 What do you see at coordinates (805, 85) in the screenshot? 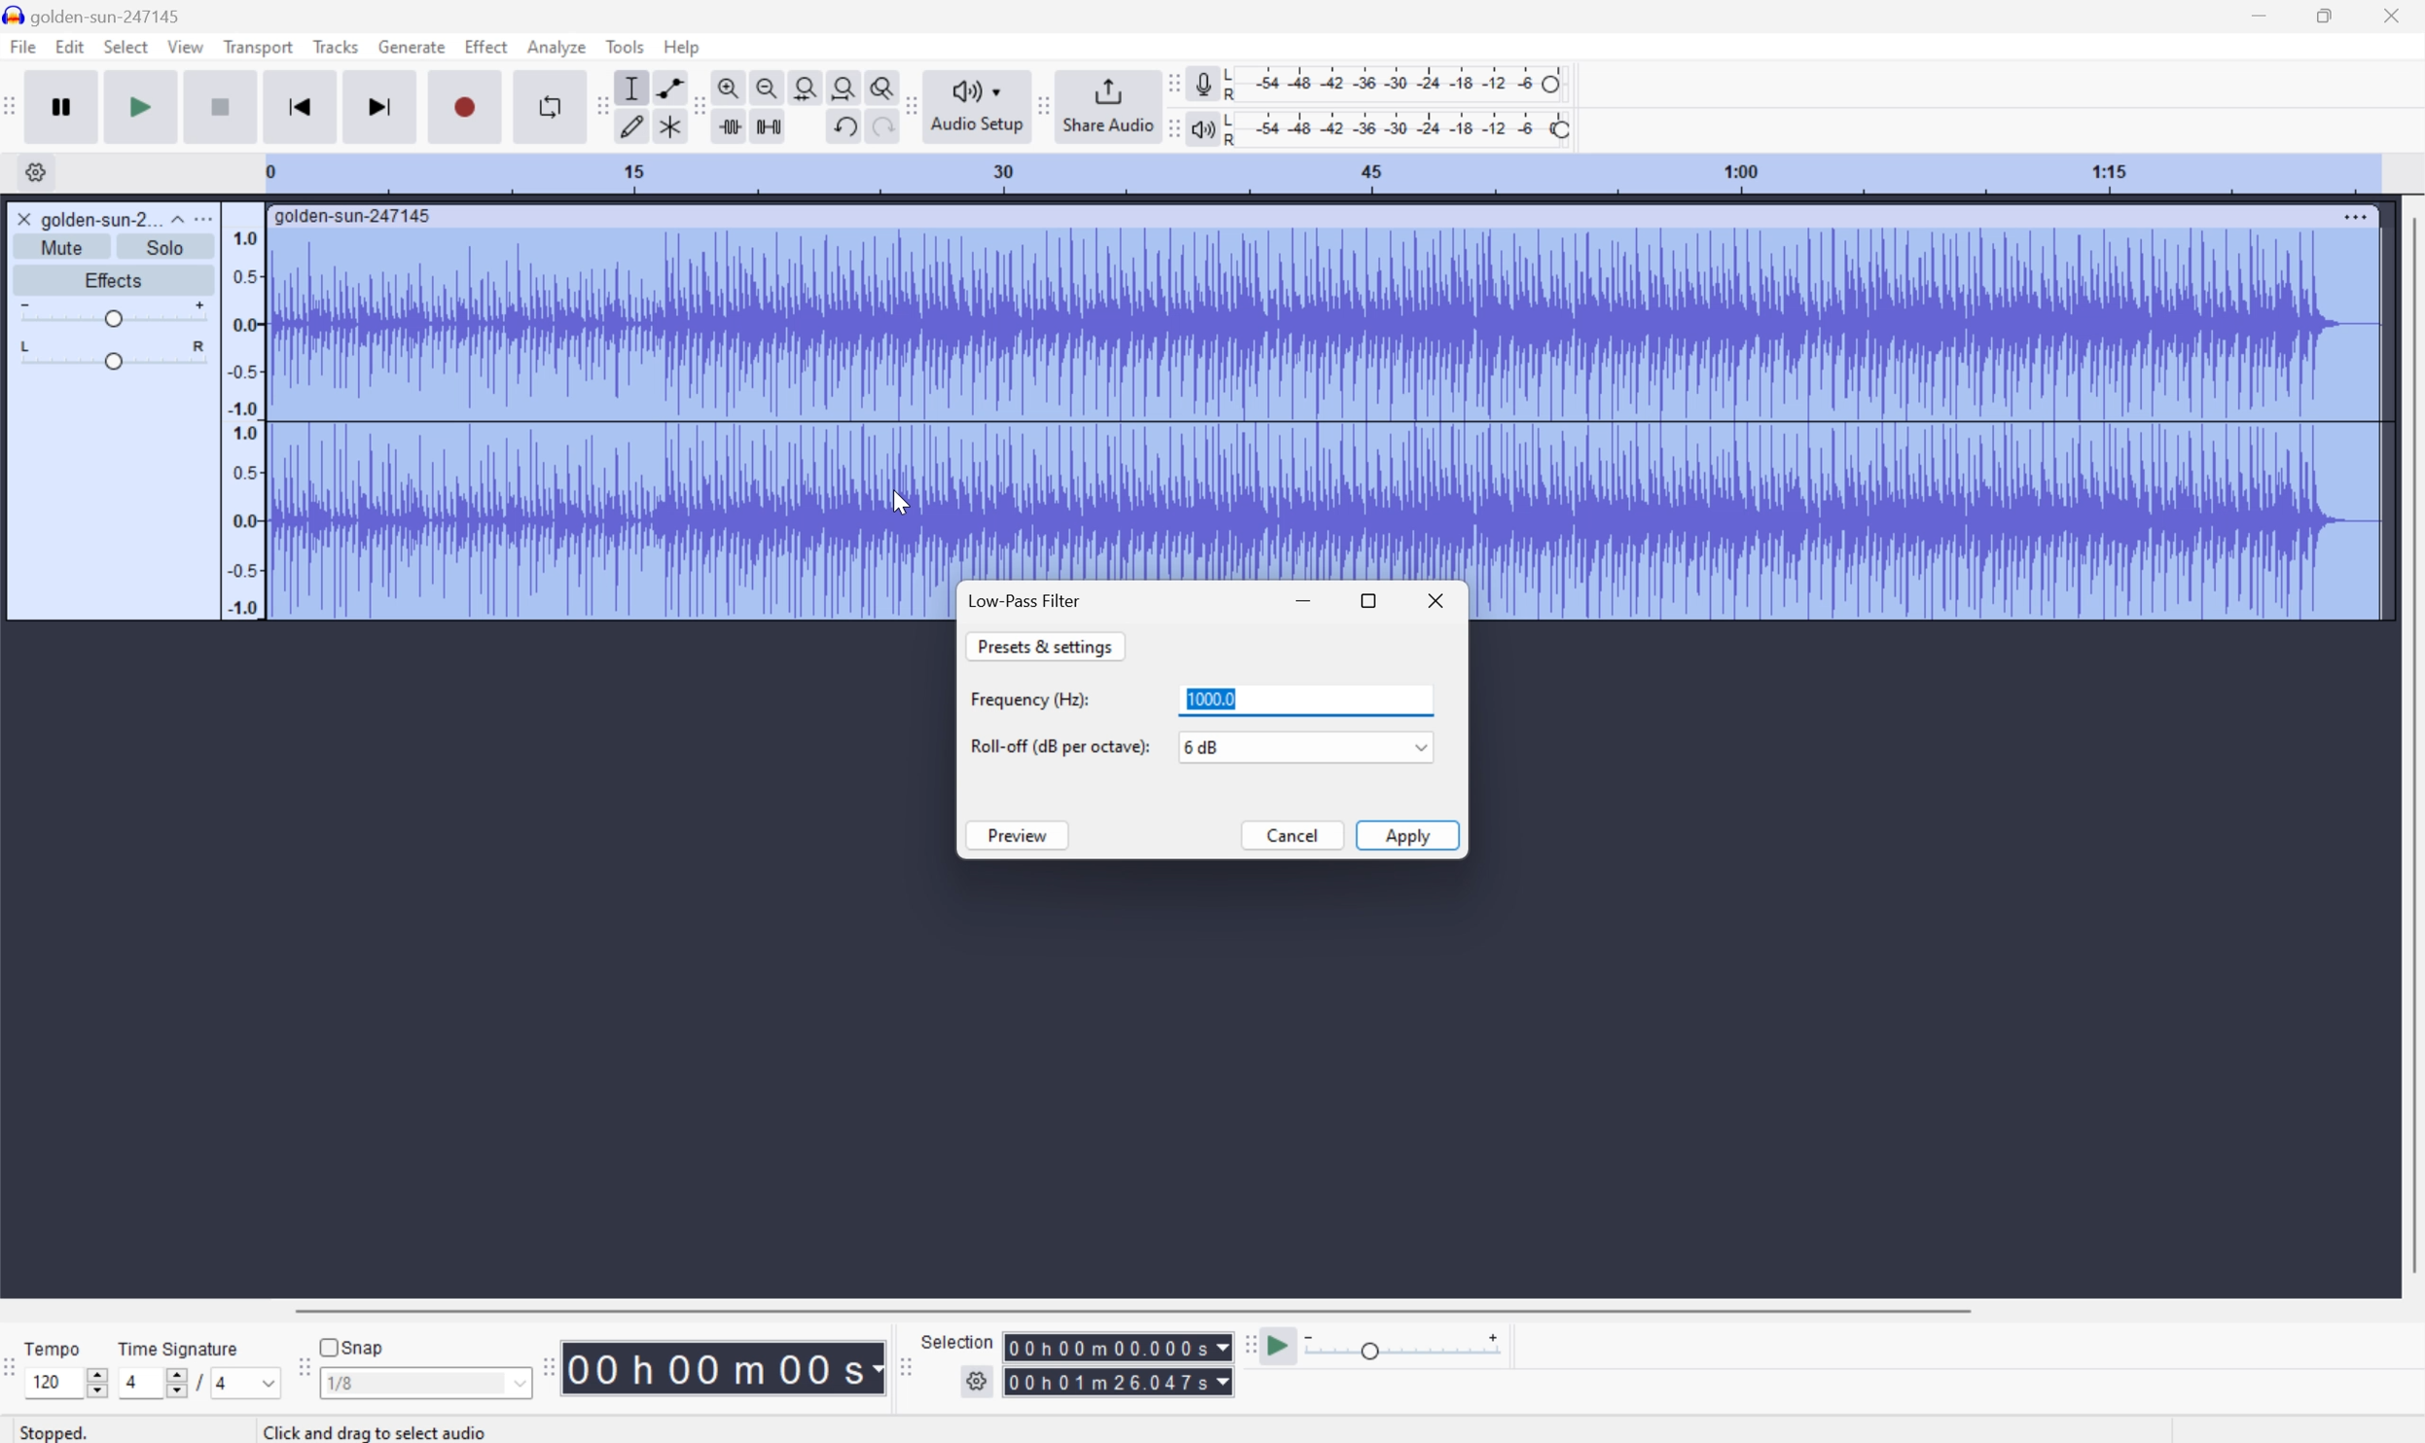
I see `Fit selection to width` at bounding box center [805, 85].